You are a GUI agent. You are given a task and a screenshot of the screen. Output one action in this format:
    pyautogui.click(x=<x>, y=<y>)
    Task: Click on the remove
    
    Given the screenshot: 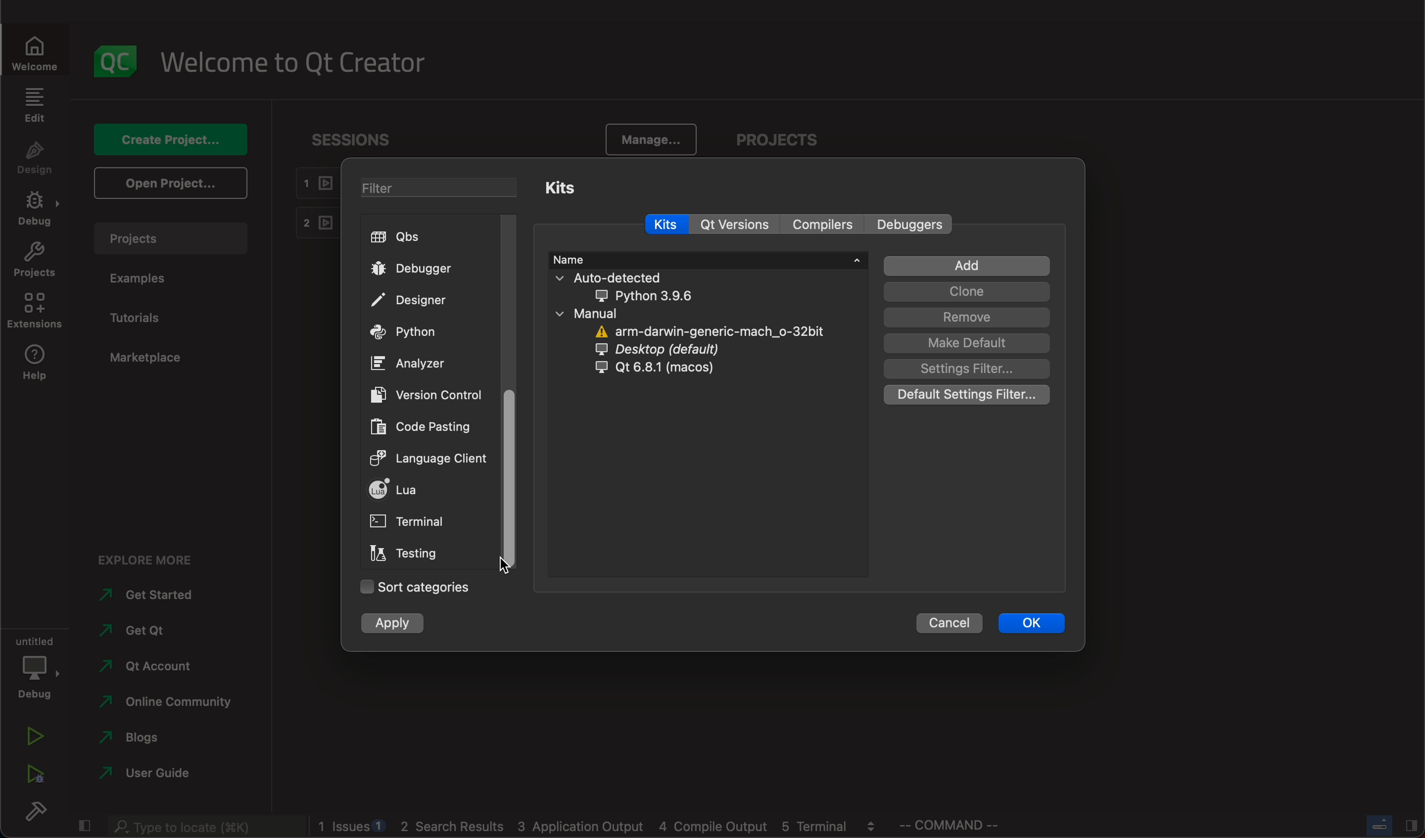 What is the action you would take?
    pyautogui.click(x=965, y=317)
    